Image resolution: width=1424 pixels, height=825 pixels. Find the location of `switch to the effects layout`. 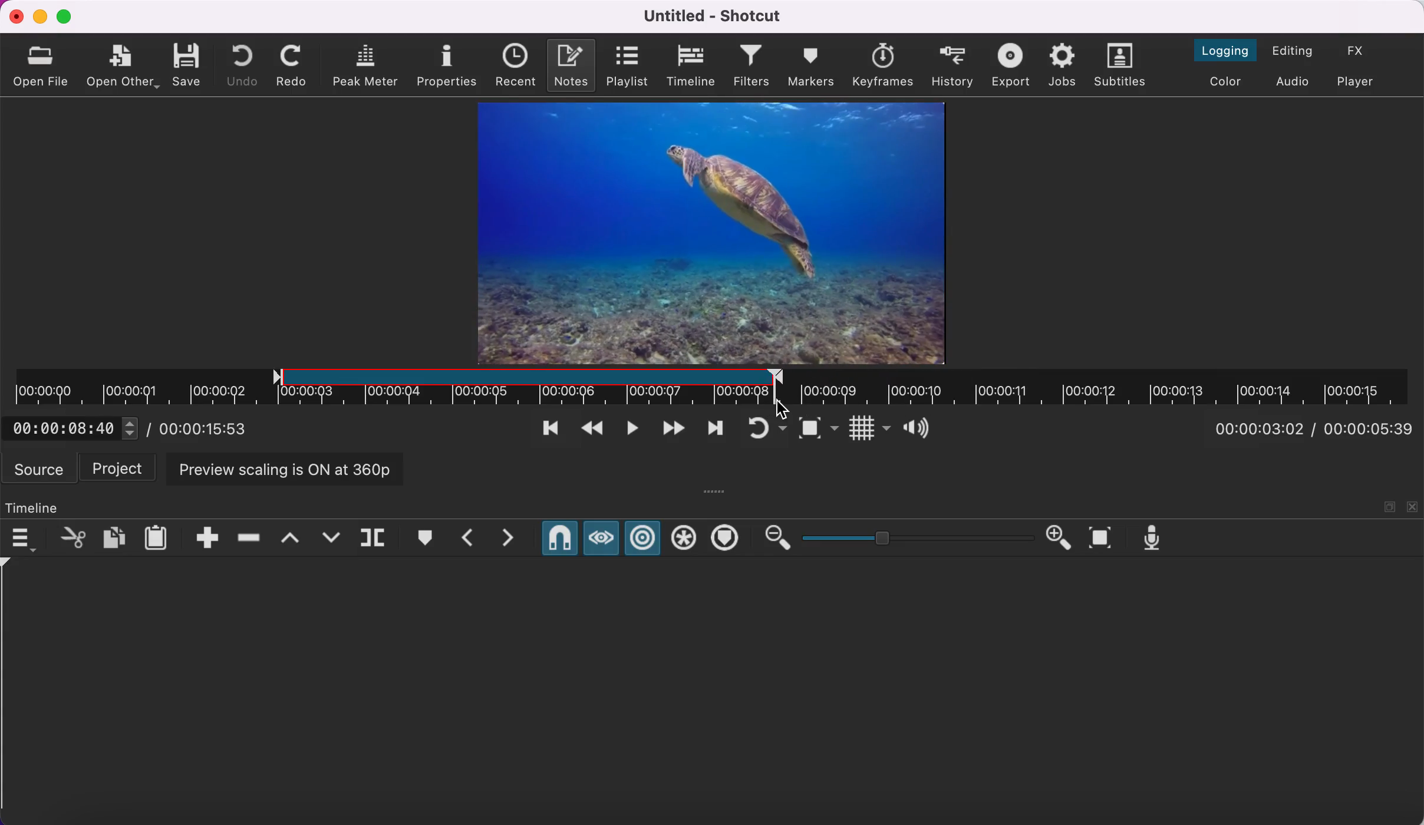

switch to the effects layout is located at coordinates (1359, 52).